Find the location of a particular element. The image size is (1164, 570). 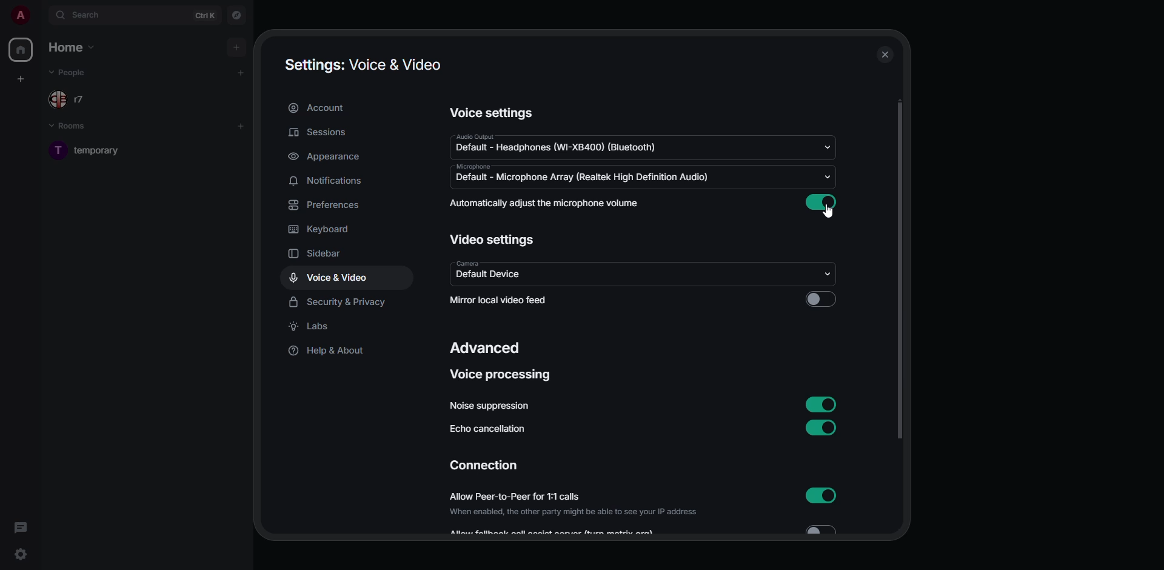

people is located at coordinates (73, 98).